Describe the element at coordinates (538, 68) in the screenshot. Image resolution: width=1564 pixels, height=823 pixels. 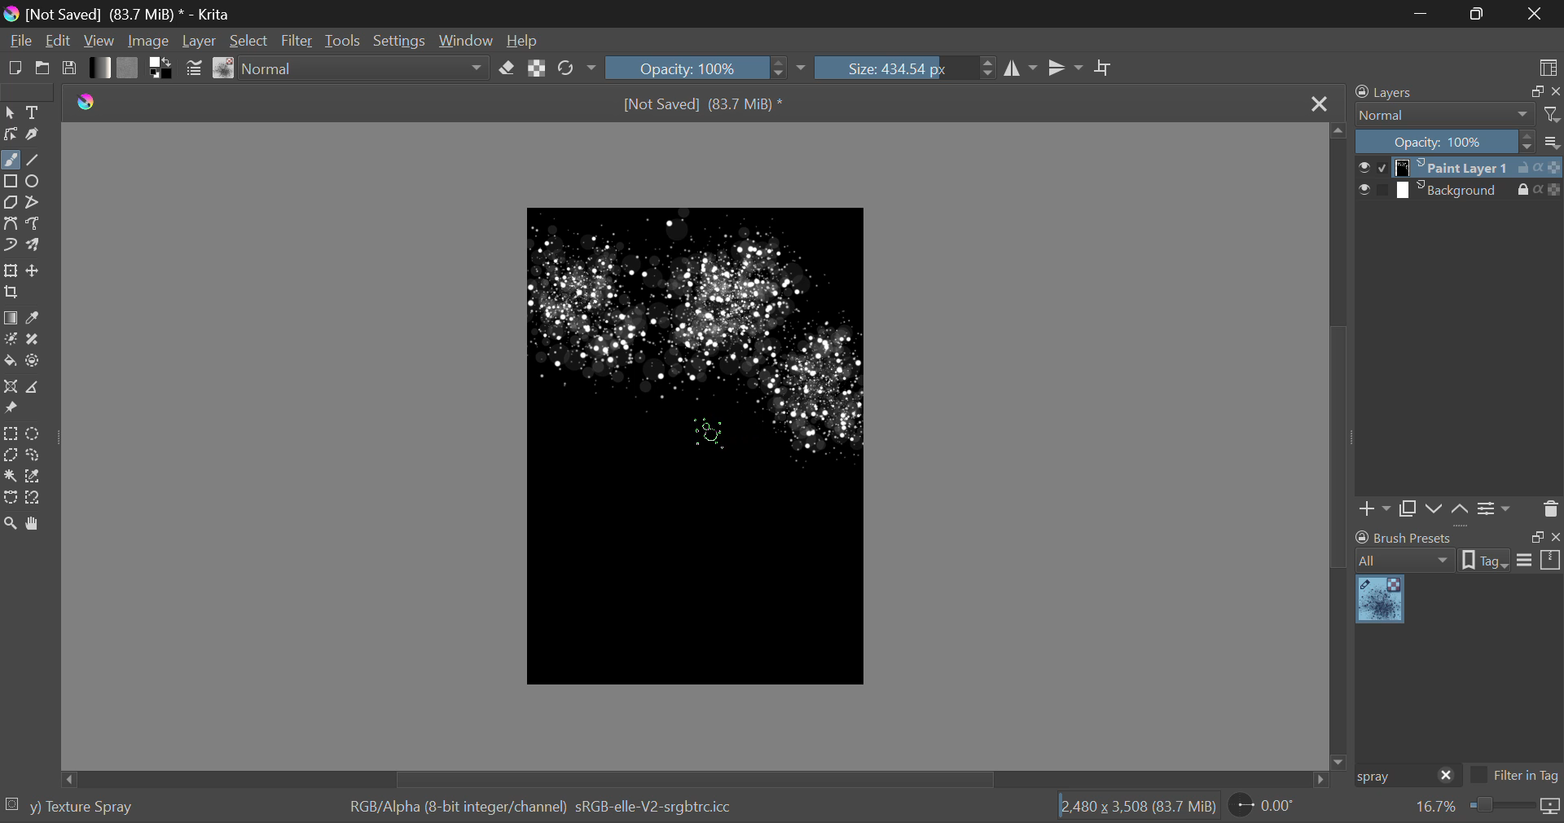
I see `Lock Alpha` at that location.